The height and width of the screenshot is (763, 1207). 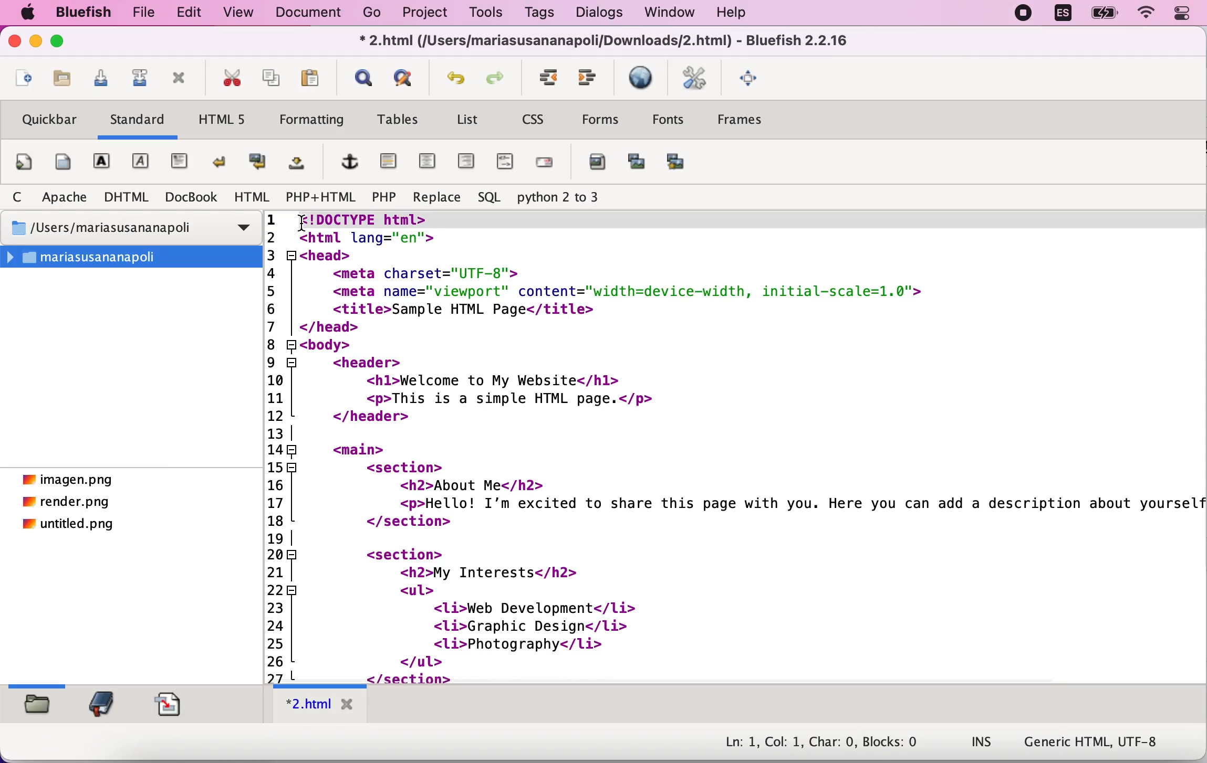 What do you see at coordinates (68, 503) in the screenshot?
I see `render.png` at bounding box center [68, 503].